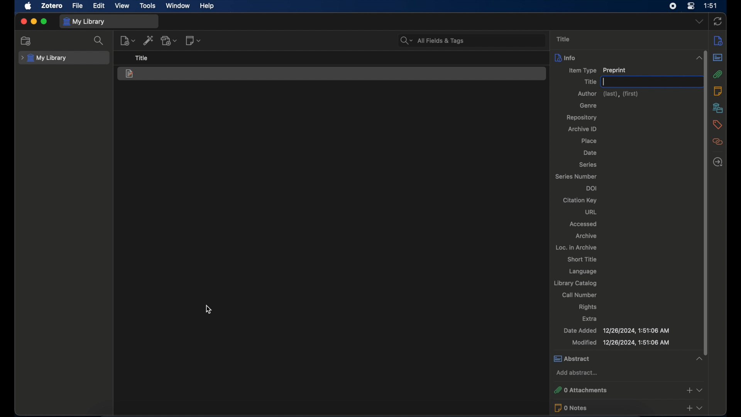 The width and height of the screenshot is (741, 417). Describe the element at coordinates (130, 74) in the screenshot. I see `preprint` at that location.